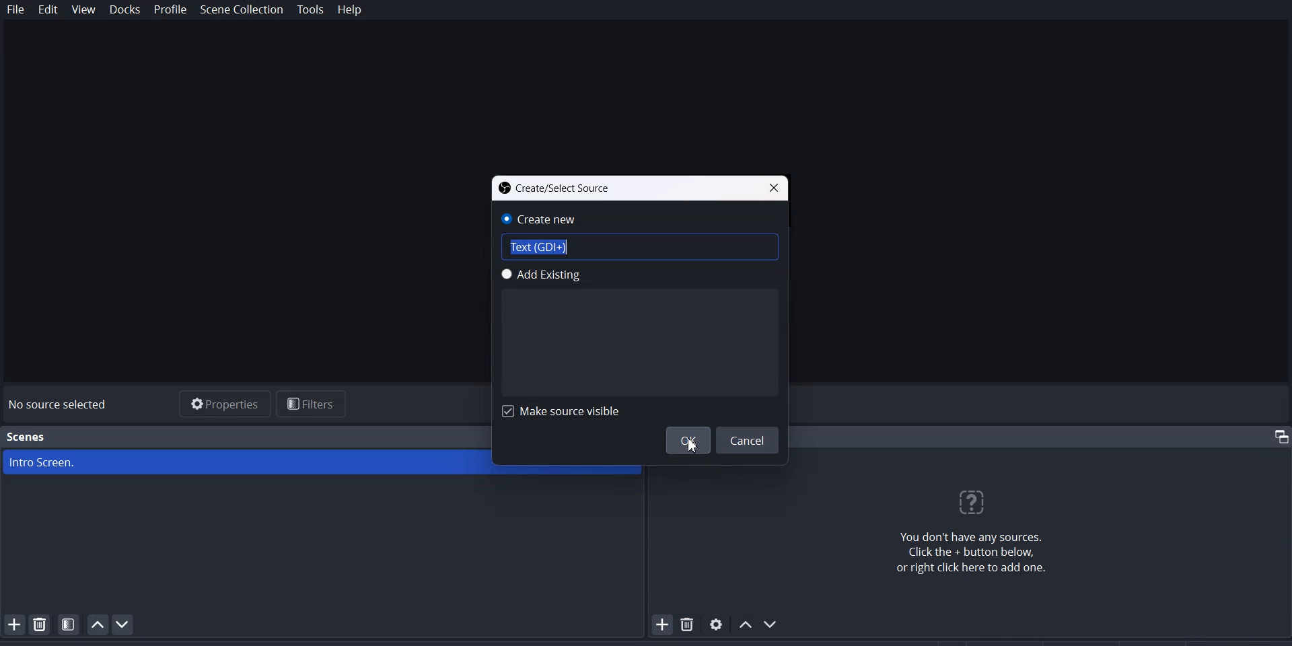  What do you see at coordinates (65, 405) in the screenshot?
I see `No source selected` at bounding box center [65, 405].